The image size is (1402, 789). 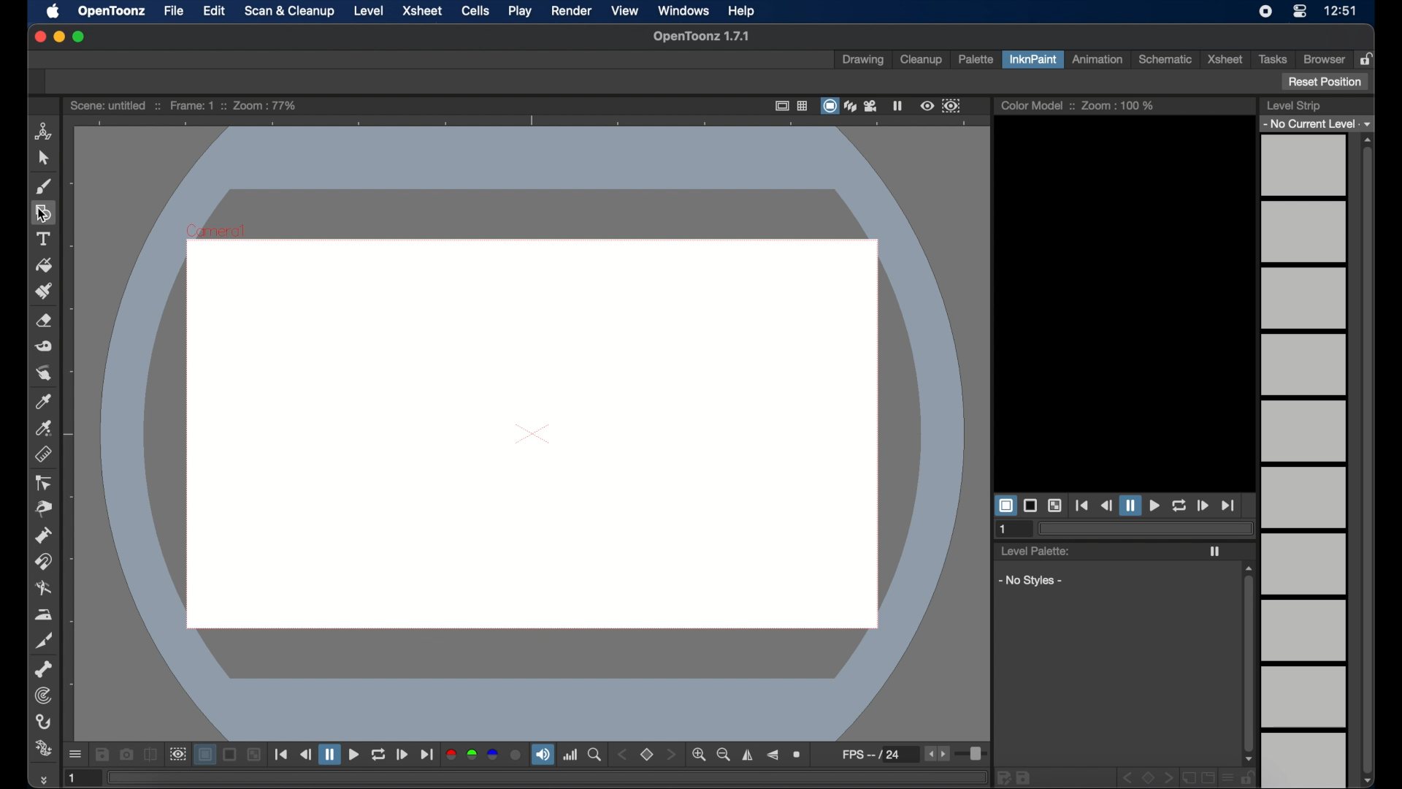 I want to click on animate tool, so click(x=44, y=131).